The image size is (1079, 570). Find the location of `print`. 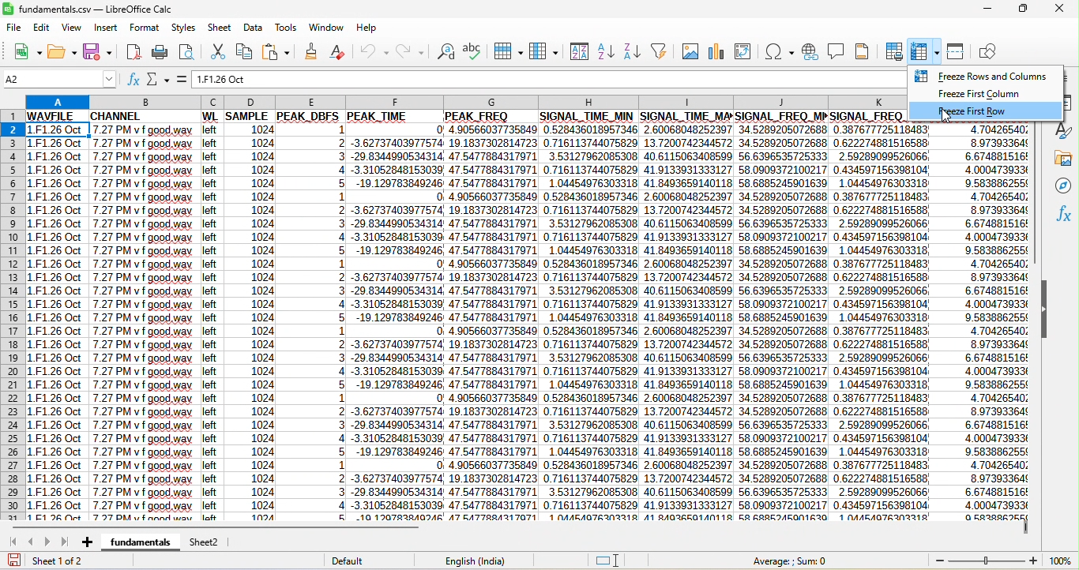

print is located at coordinates (160, 52).